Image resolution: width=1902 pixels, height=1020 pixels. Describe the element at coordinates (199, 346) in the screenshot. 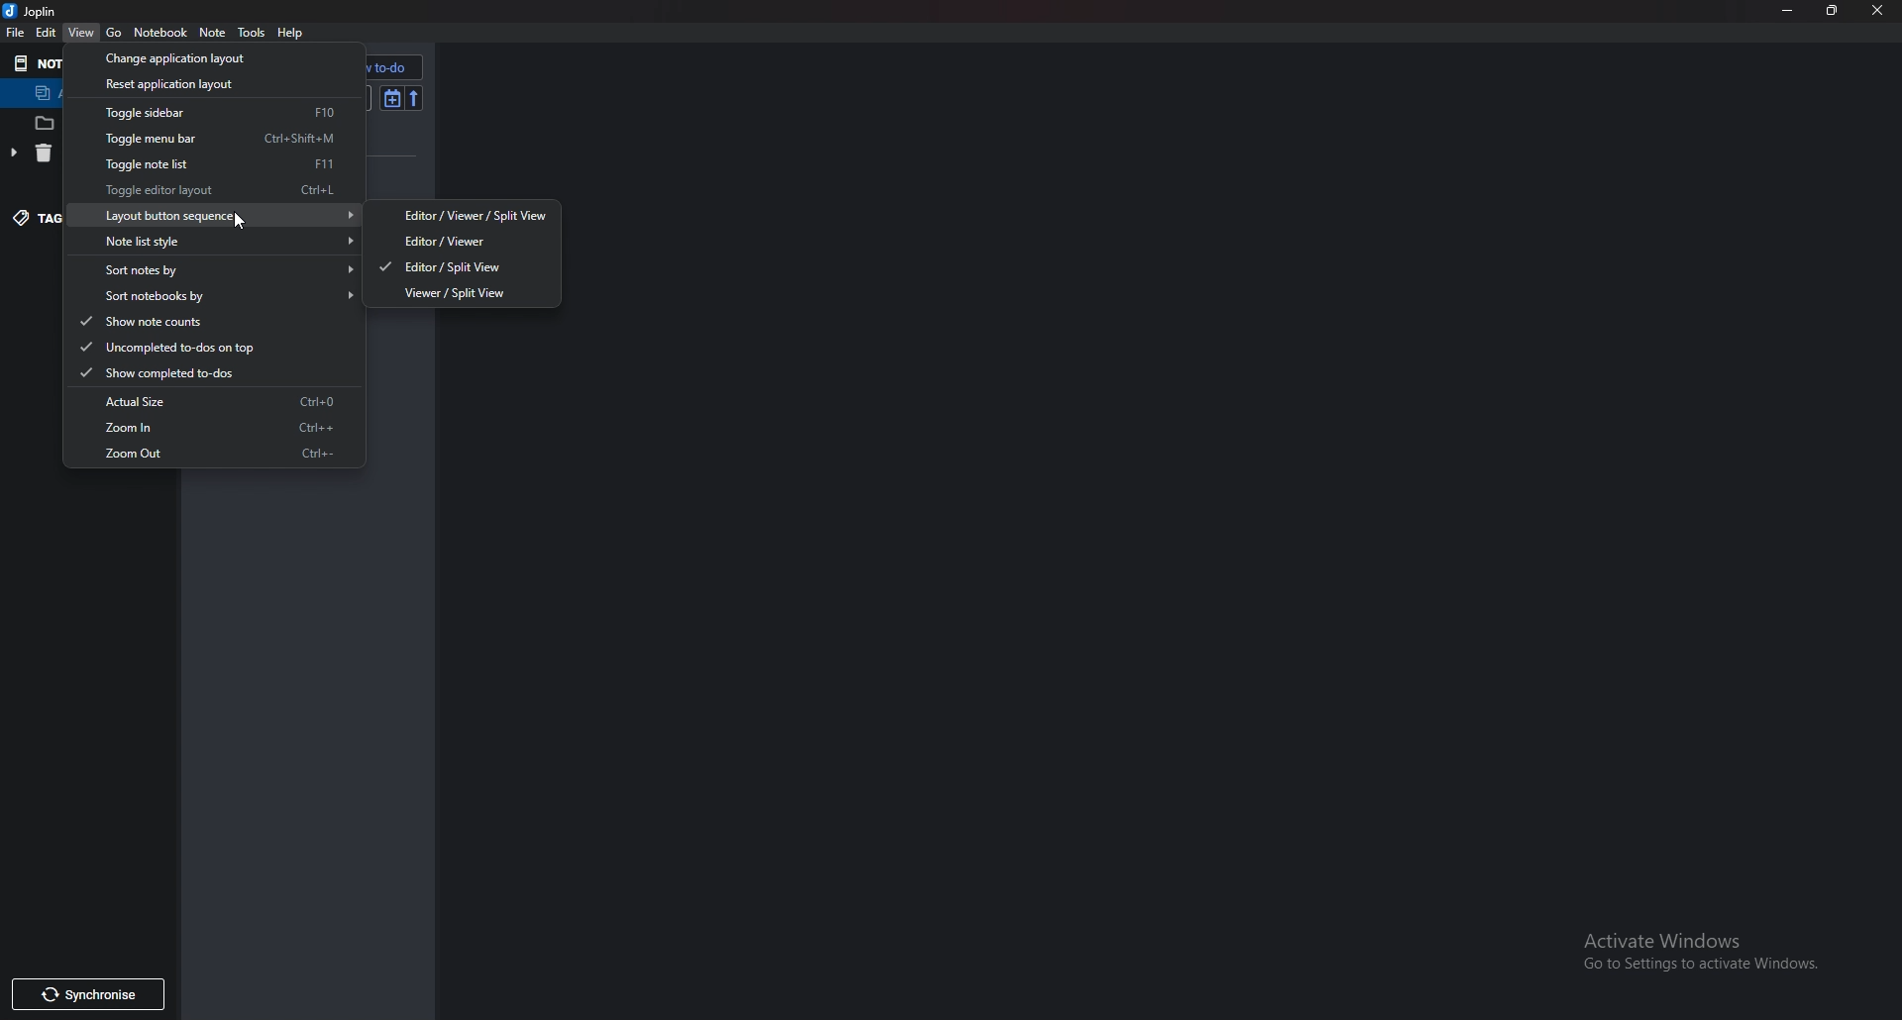

I see `Uncompleted To dos on top` at that location.